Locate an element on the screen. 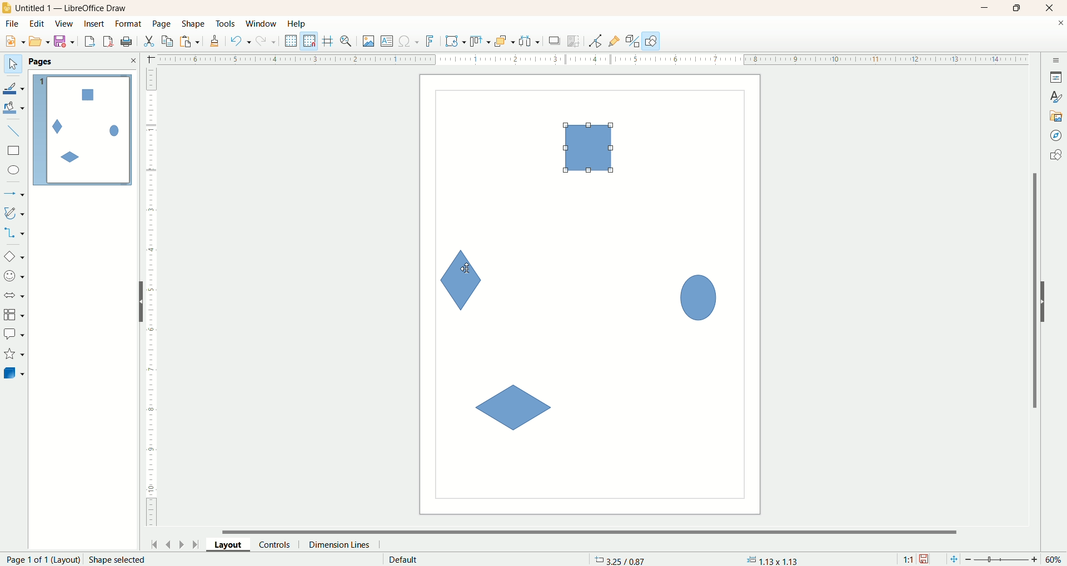 The width and height of the screenshot is (1067, 566). zo is located at coordinates (348, 41).